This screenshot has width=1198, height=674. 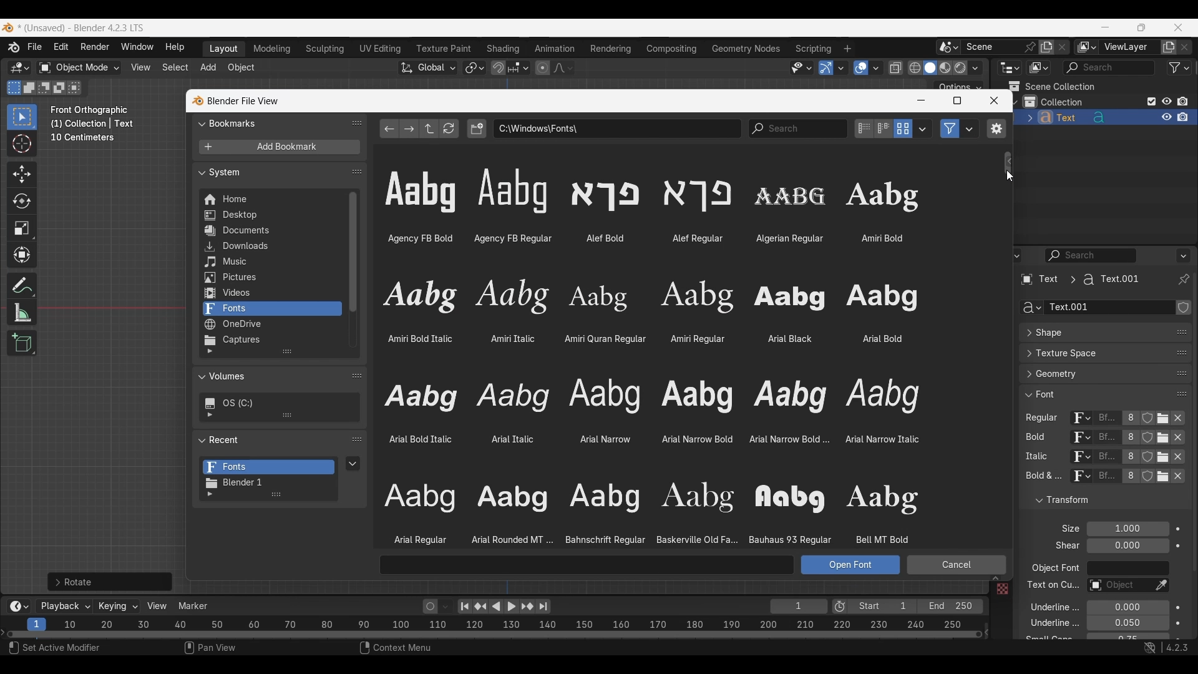 What do you see at coordinates (494, 635) in the screenshot?
I see `Frames timeline slider` at bounding box center [494, 635].